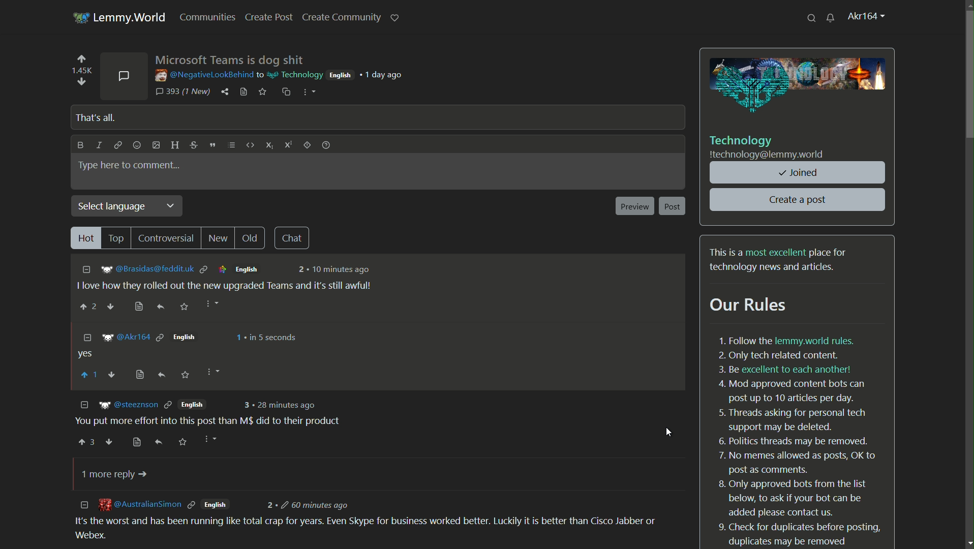 Image resolution: width=974 pixels, height=549 pixels. I want to click on upvote, so click(81, 60).